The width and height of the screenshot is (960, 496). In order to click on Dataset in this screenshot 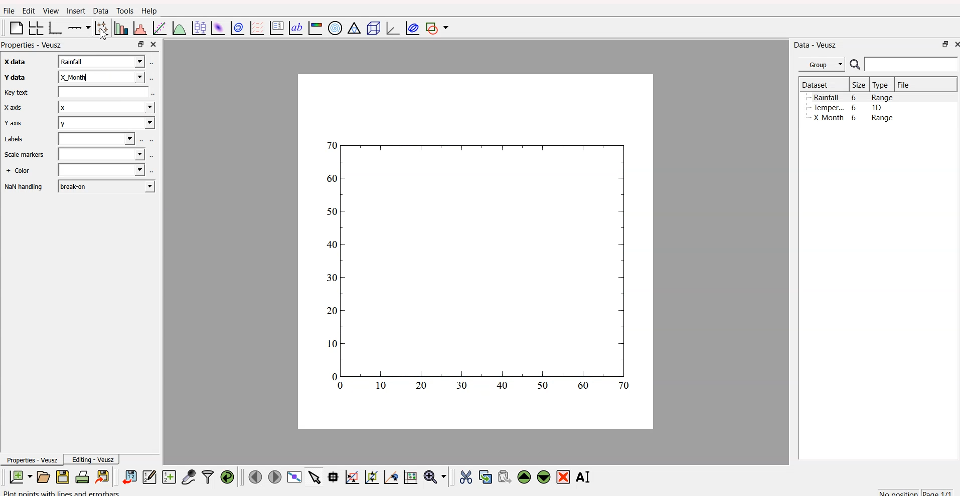, I will do `click(815, 84)`.